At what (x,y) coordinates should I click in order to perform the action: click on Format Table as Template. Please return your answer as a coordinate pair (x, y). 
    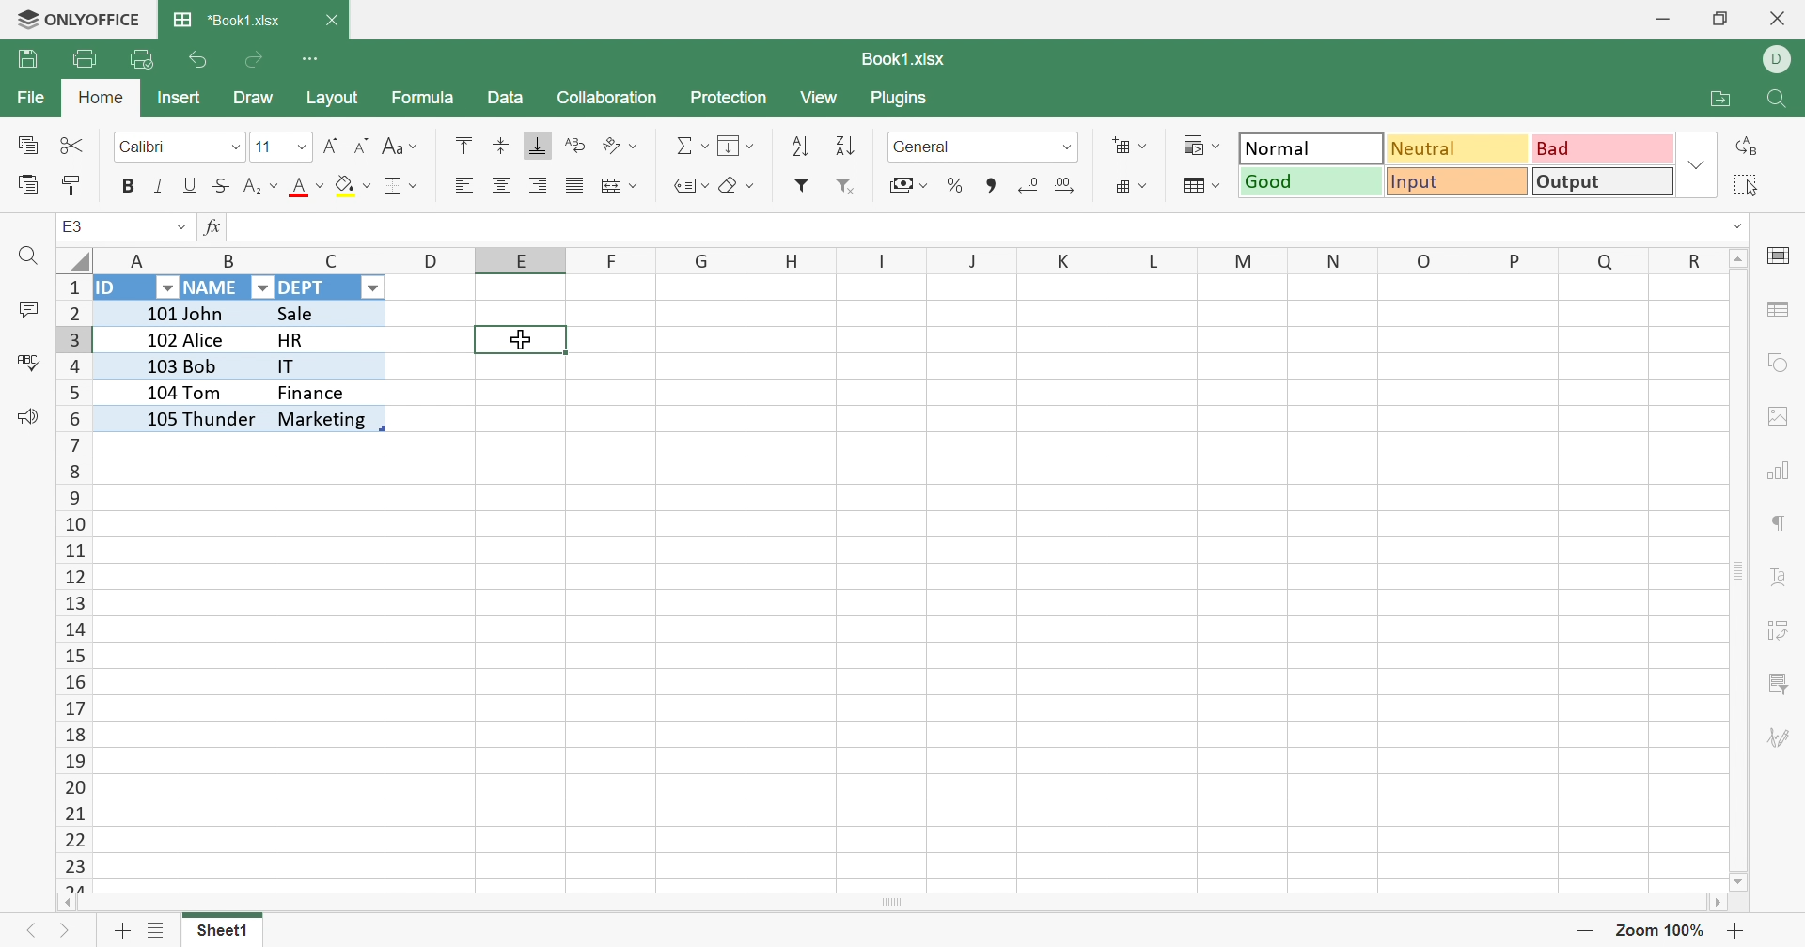
    Looking at the image, I should click on (1198, 185).